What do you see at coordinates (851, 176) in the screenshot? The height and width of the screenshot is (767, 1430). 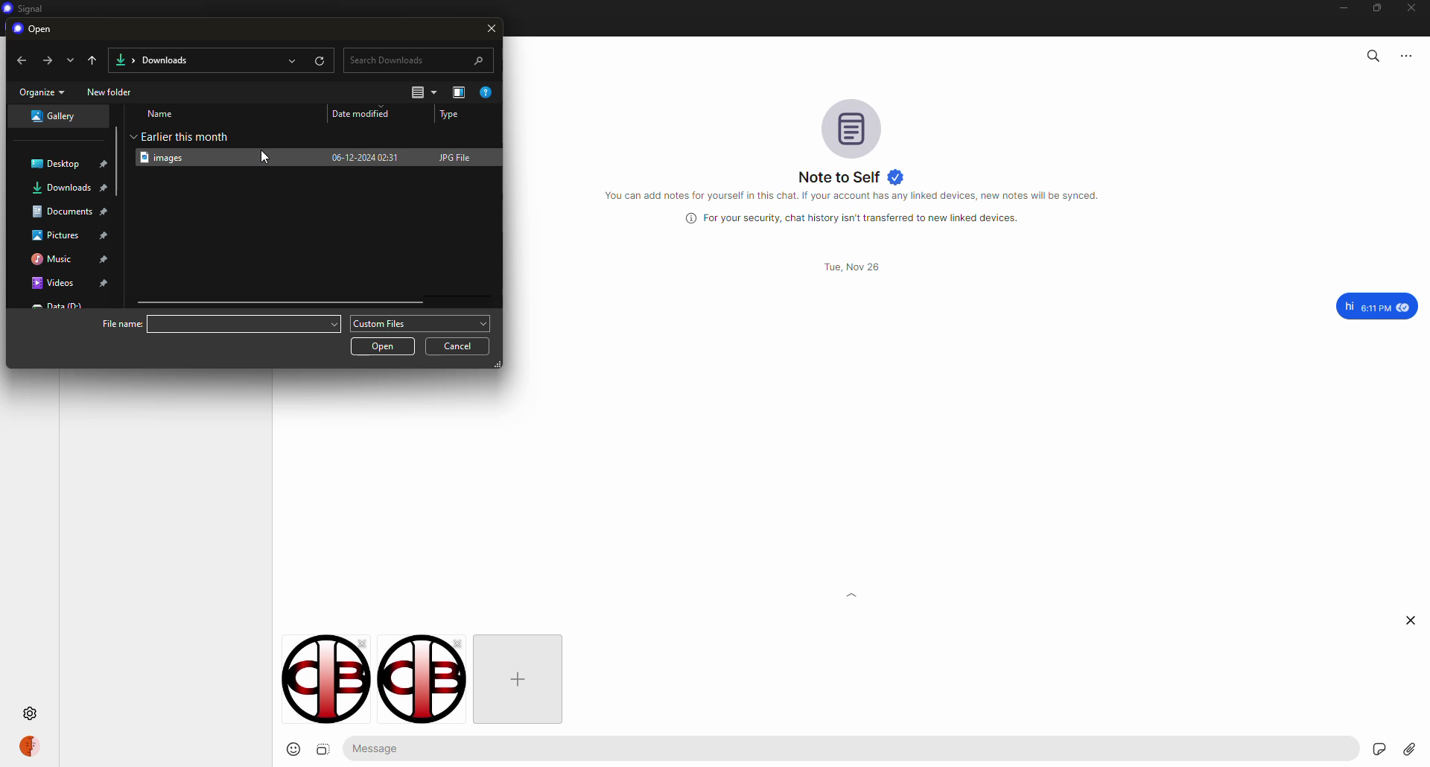 I see `note to self` at bounding box center [851, 176].